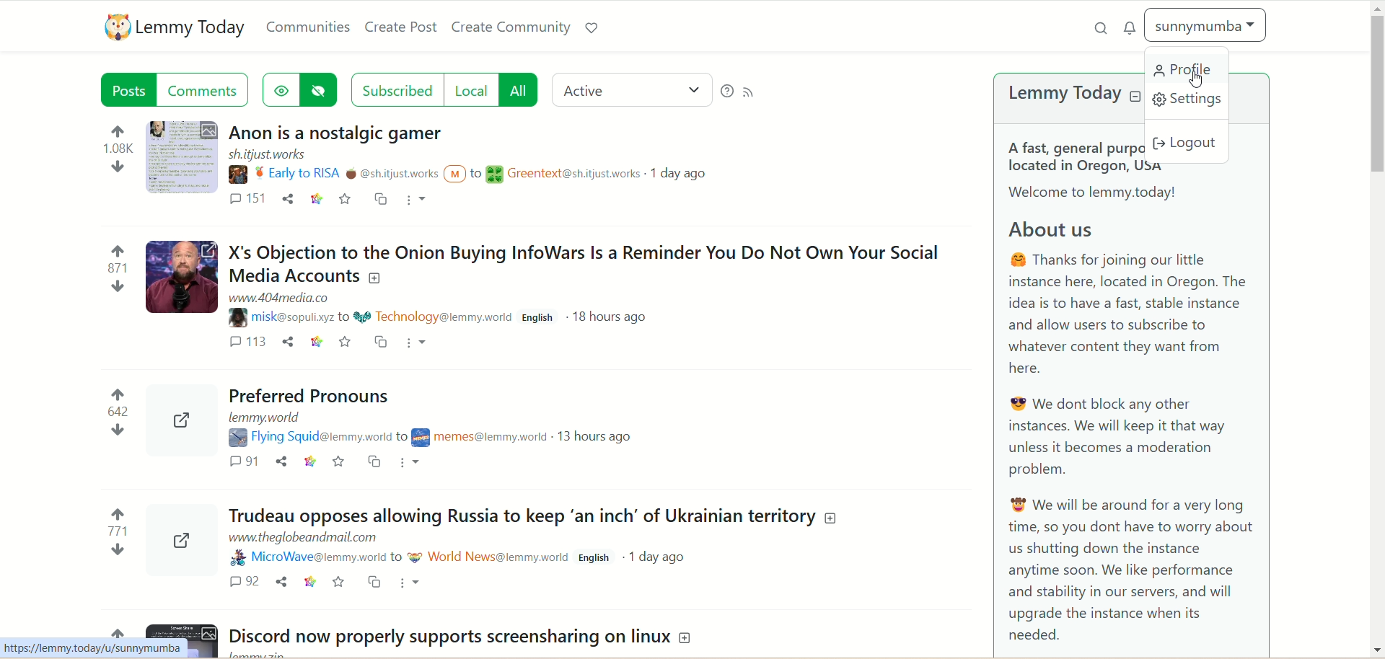 The height and width of the screenshot is (659, 1385). Describe the element at coordinates (310, 581) in the screenshot. I see `Link` at that location.